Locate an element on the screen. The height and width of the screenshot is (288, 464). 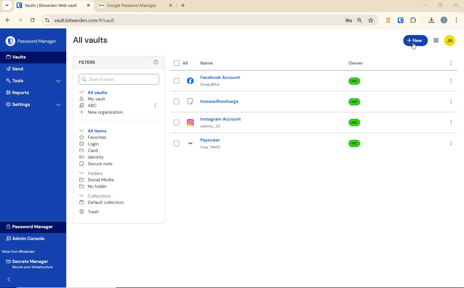
option is located at coordinates (452, 81).